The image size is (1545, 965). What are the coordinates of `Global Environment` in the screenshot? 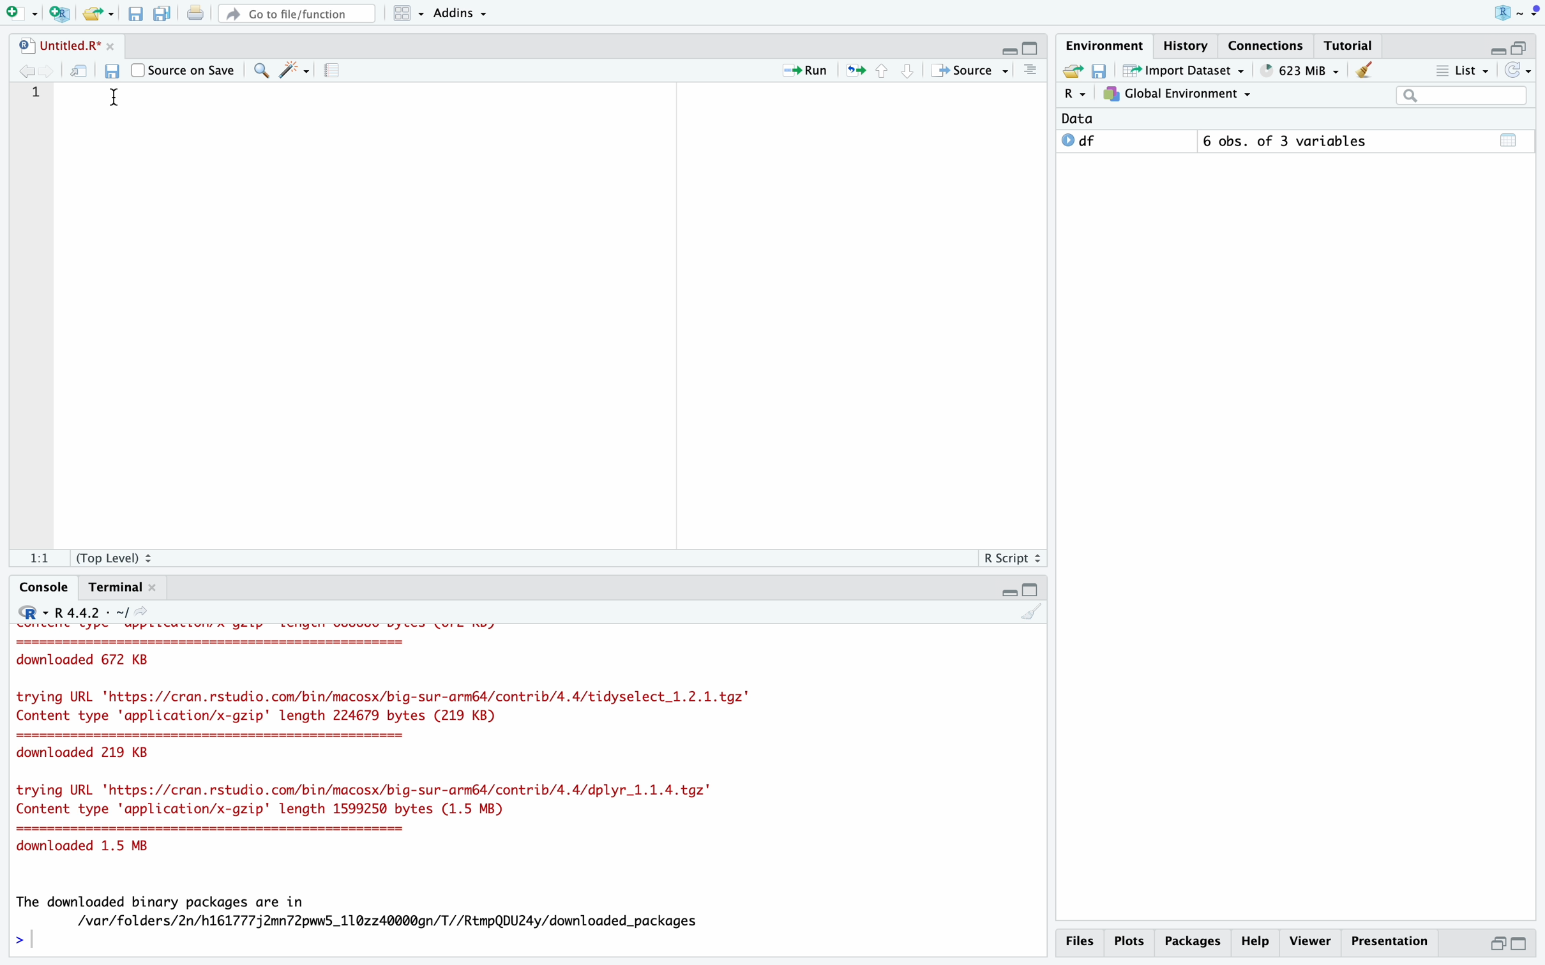 It's located at (1177, 95).